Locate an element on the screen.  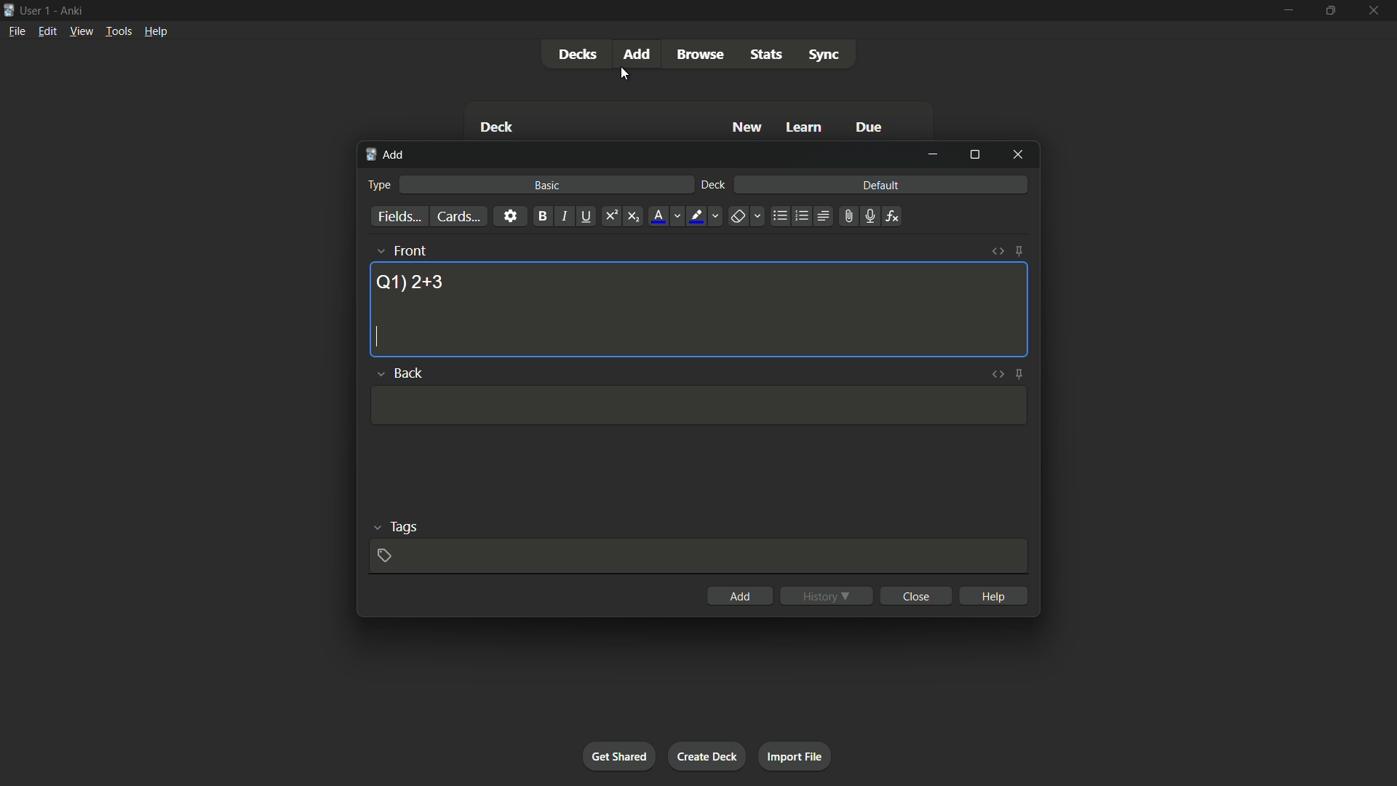
maximize is located at coordinates (974, 154).